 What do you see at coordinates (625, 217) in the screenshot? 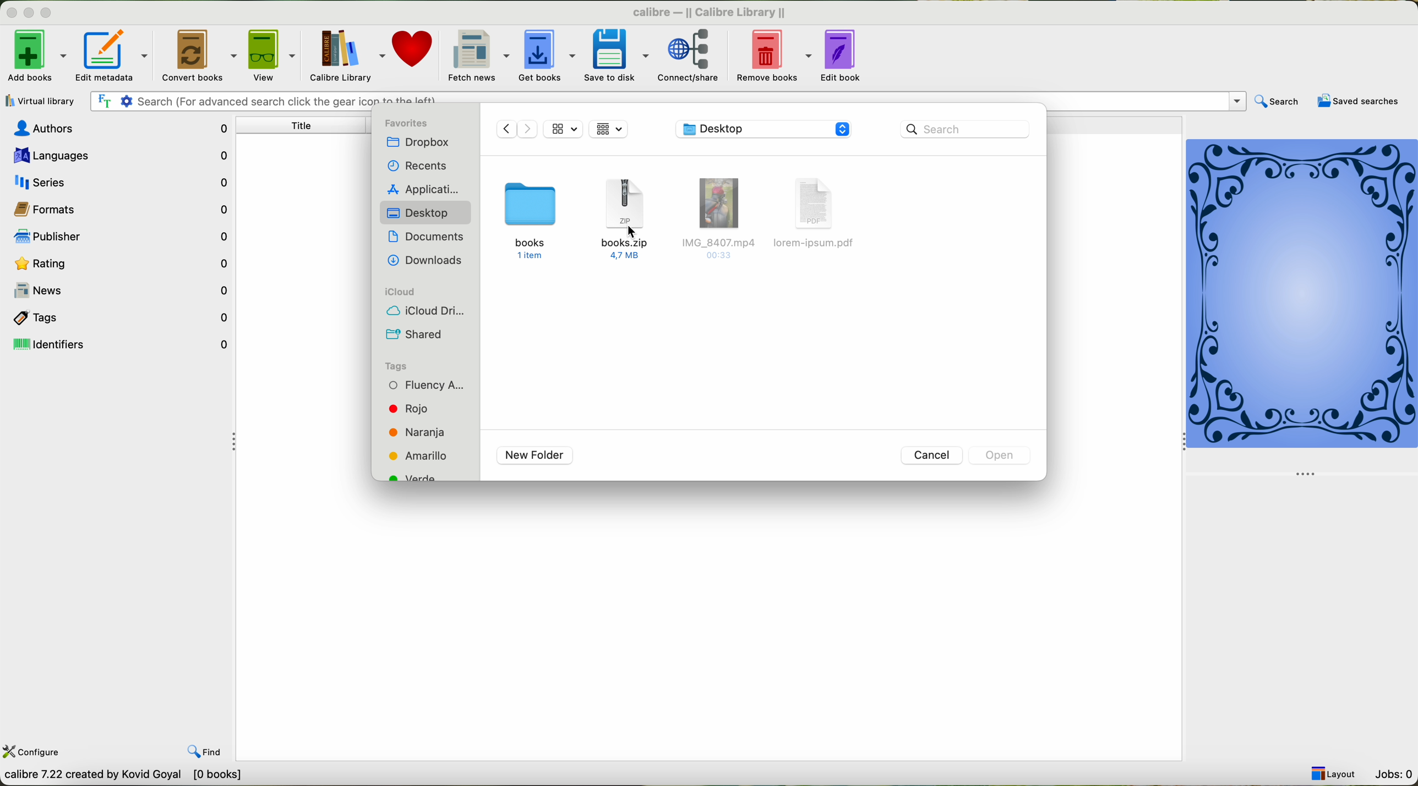
I see `books.zip` at bounding box center [625, 217].